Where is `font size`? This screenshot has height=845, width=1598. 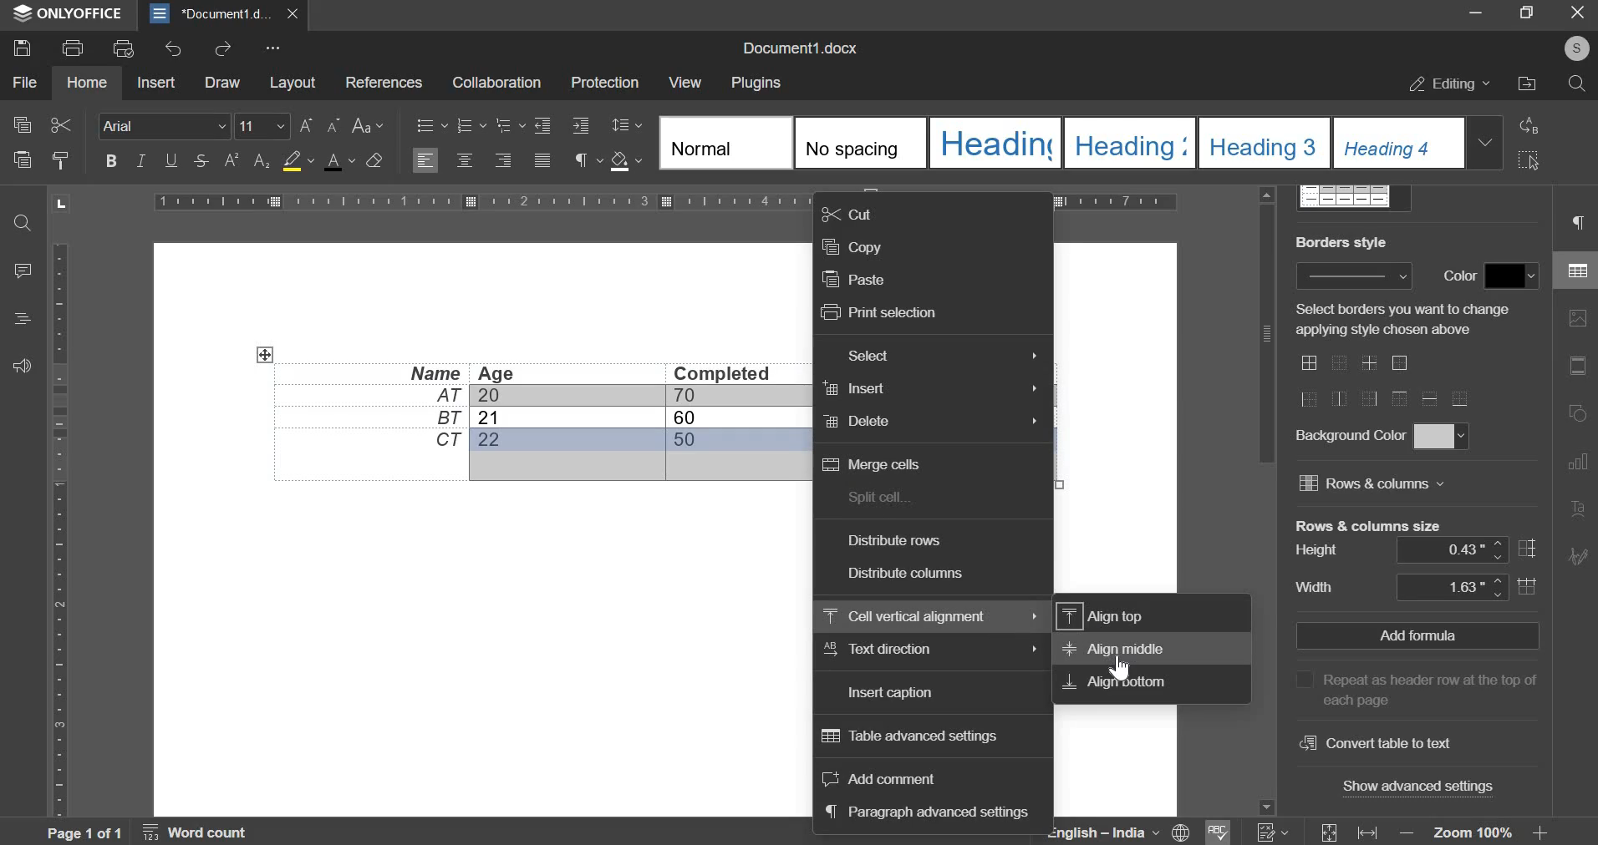 font size is located at coordinates (251, 122).